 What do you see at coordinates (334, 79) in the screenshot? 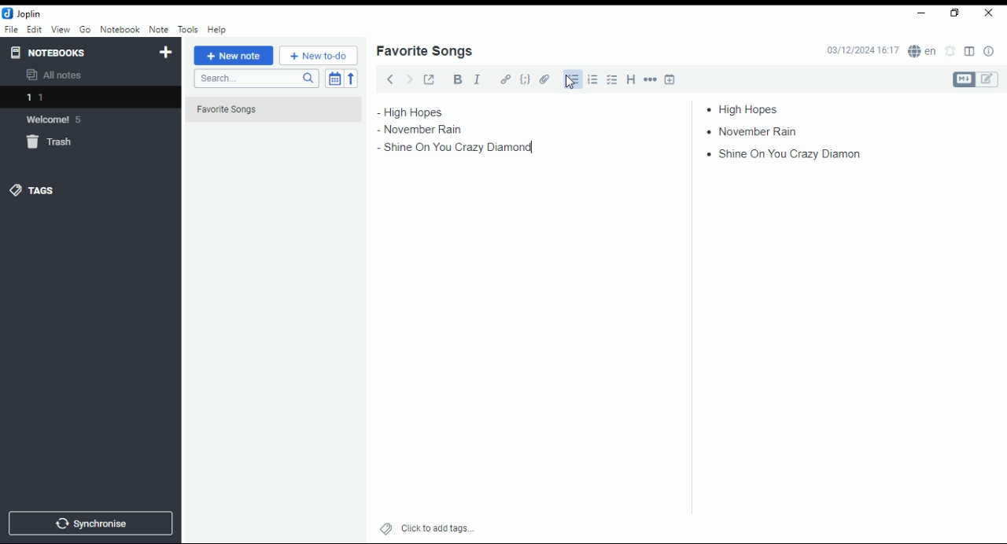
I see `toggle sort order field` at bounding box center [334, 79].